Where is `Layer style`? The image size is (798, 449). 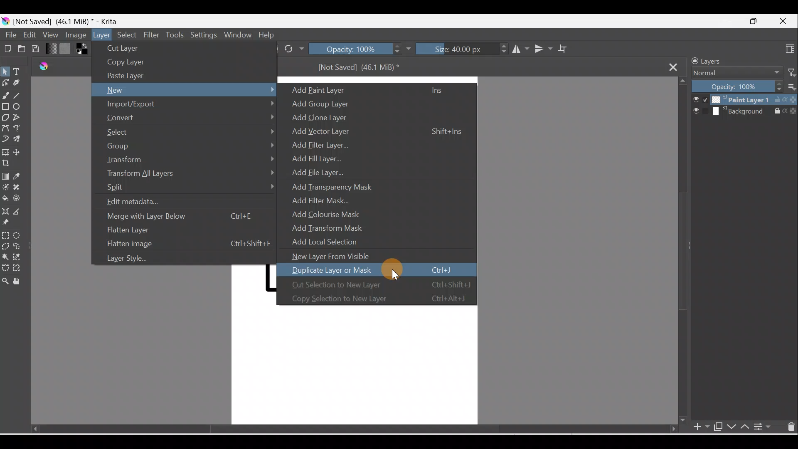
Layer style is located at coordinates (136, 259).